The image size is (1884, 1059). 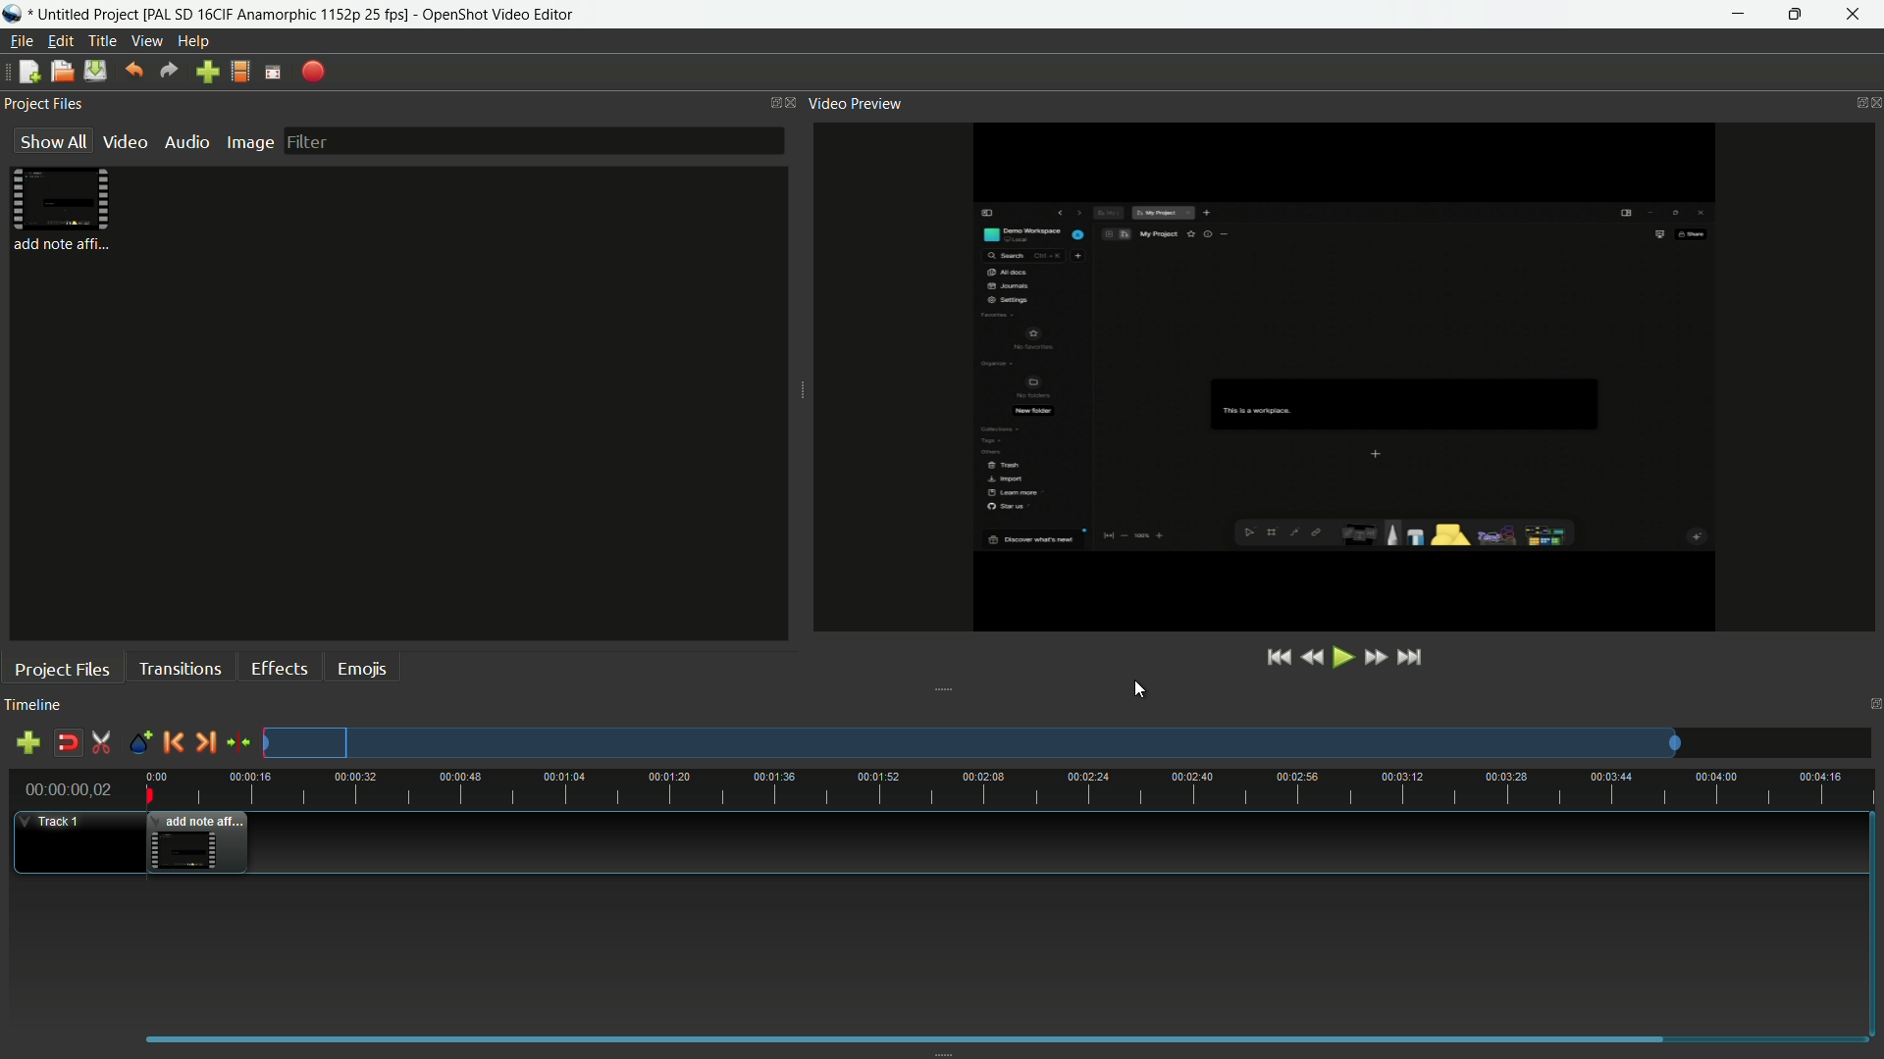 I want to click on project name, so click(x=89, y=15).